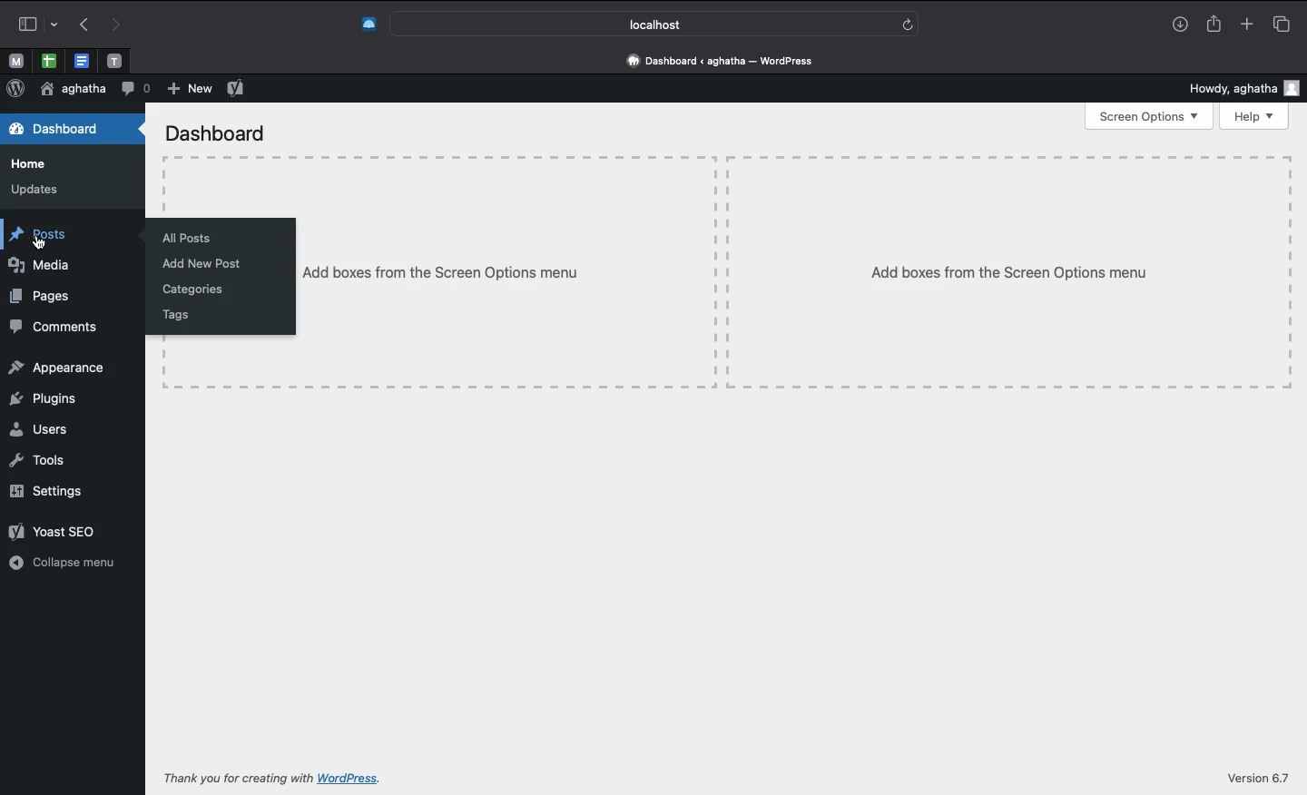 This screenshot has height=795, width=1307. I want to click on Dashboard, so click(211, 132).